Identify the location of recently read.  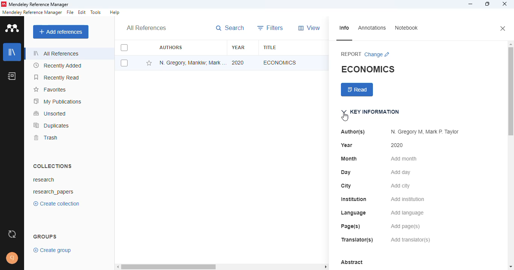
(56, 77).